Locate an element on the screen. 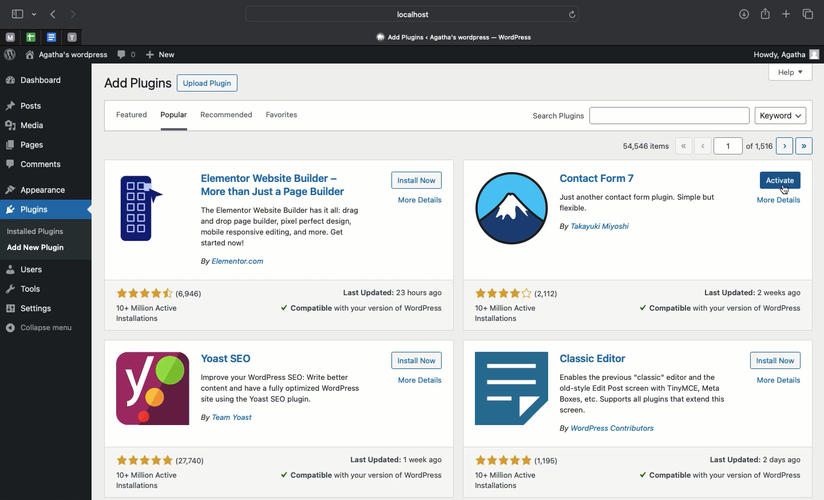 The width and height of the screenshot is (824, 500). Popular is located at coordinates (175, 113).